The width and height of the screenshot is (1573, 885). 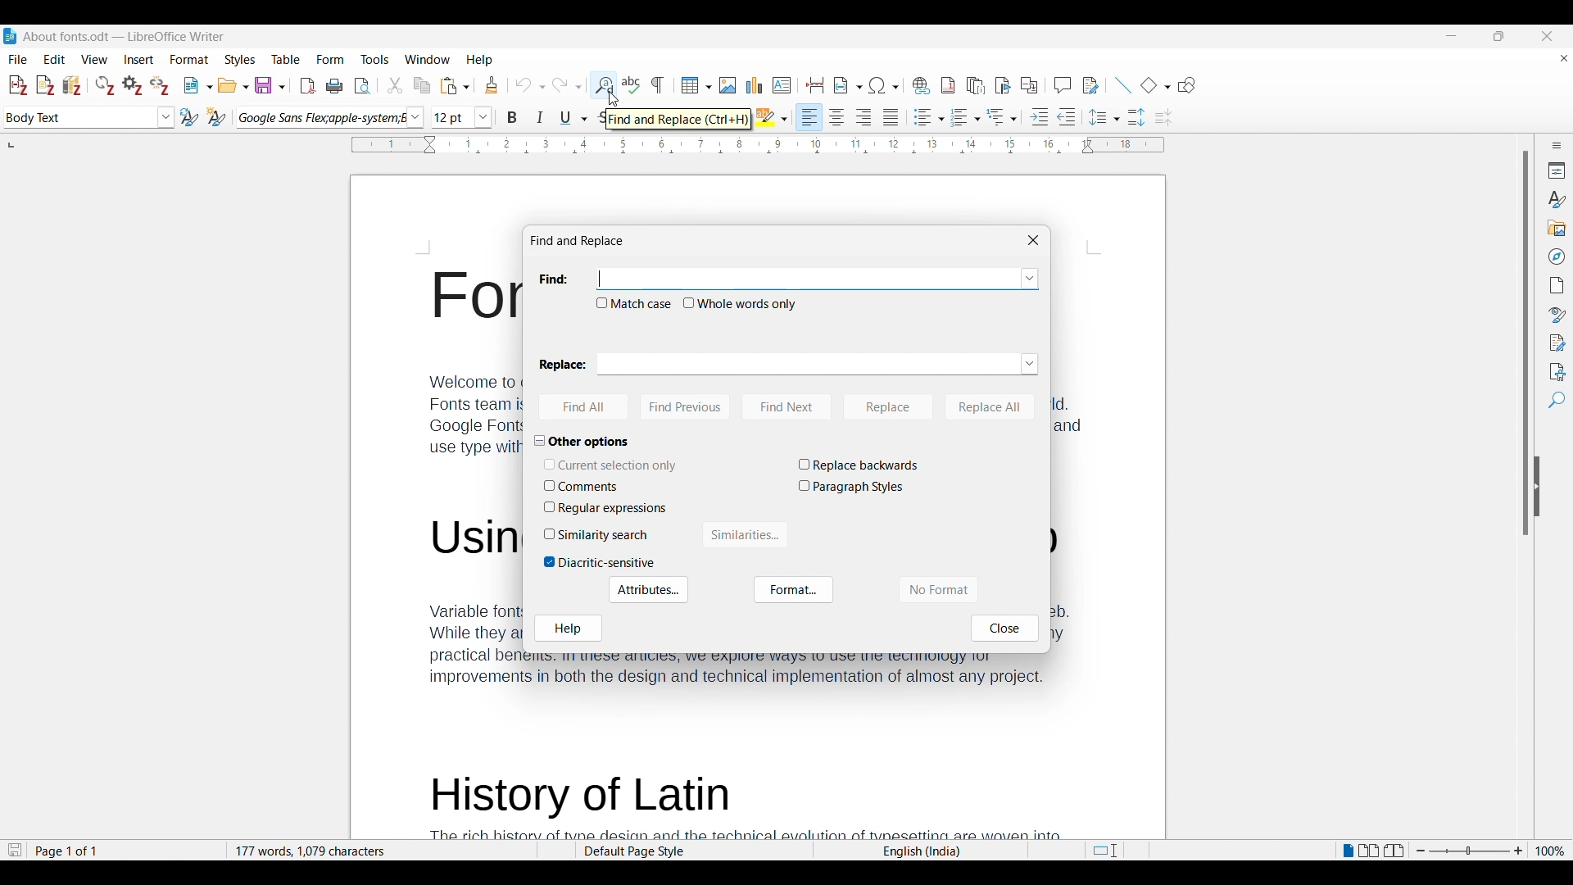 I want to click on Similarities, so click(x=746, y=534).